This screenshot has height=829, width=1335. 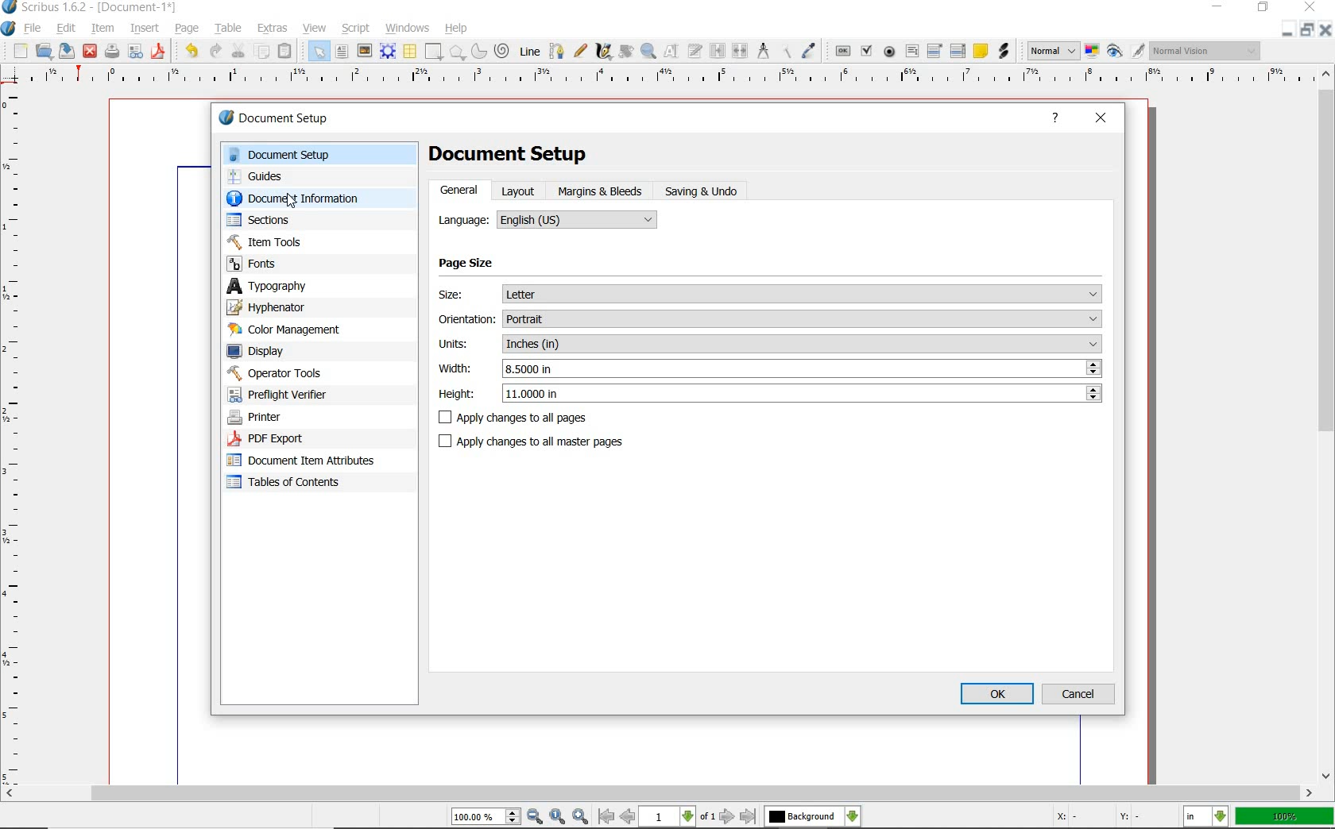 I want to click on extras, so click(x=273, y=29).